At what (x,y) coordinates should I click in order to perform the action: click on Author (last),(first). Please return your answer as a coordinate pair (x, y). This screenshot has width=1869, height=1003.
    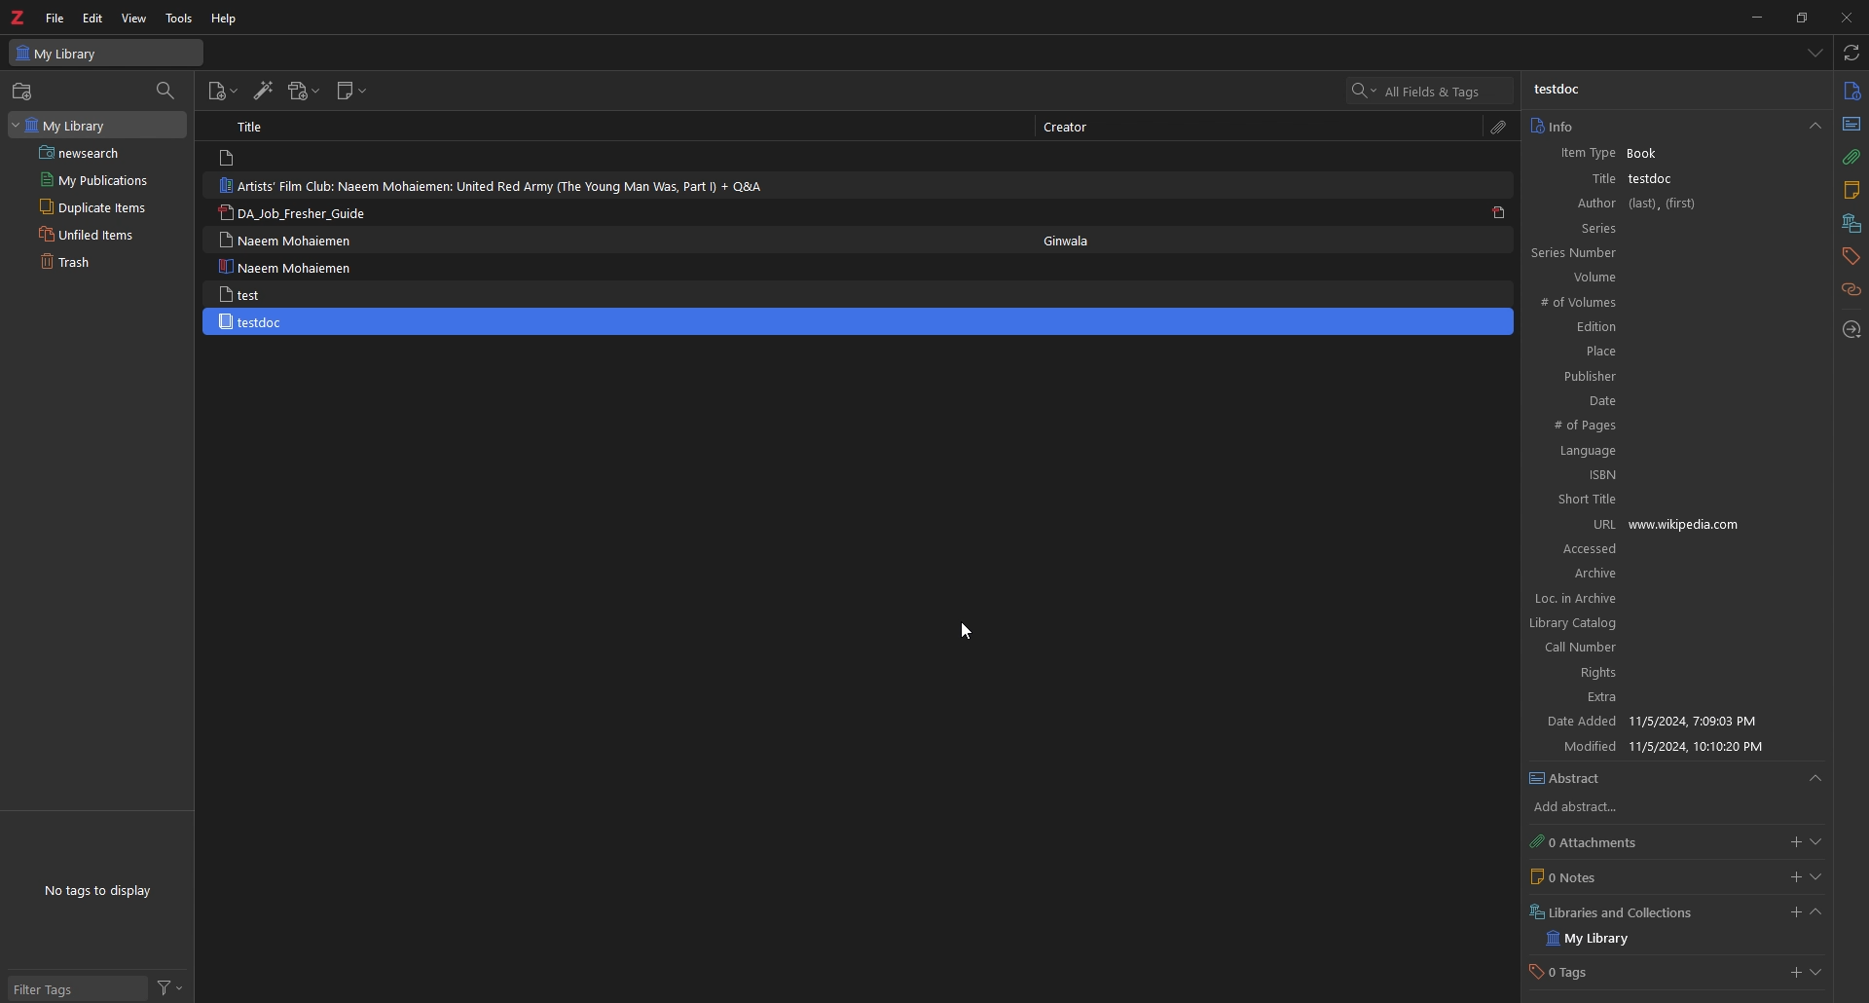
    Looking at the image, I should click on (1634, 204).